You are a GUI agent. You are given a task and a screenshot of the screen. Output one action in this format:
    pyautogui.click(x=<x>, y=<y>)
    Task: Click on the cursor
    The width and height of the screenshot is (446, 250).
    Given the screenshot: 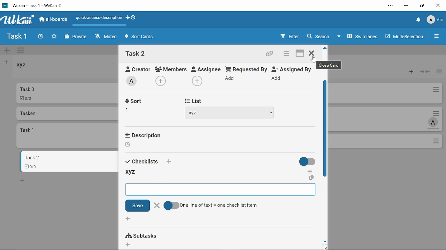 What is the action you would take?
    pyautogui.click(x=313, y=59)
    